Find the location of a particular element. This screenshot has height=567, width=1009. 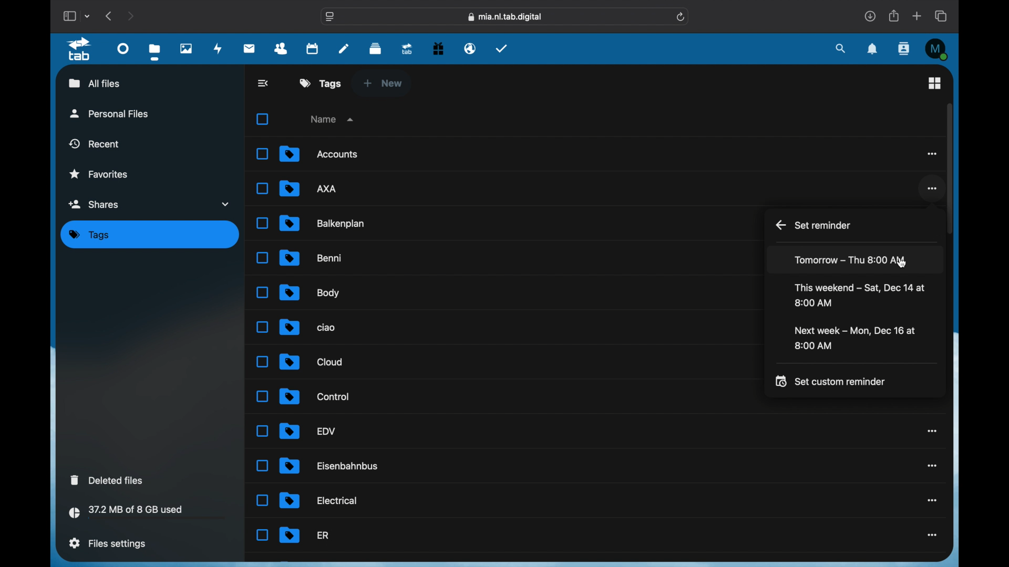

more options is located at coordinates (932, 535).